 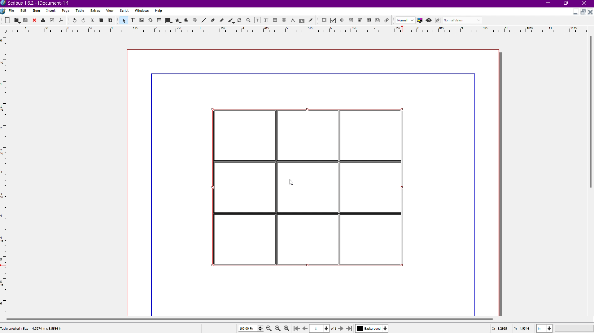 What do you see at coordinates (203, 20) in the screenshot?
I see `Line` at bounding box center [203, 20].